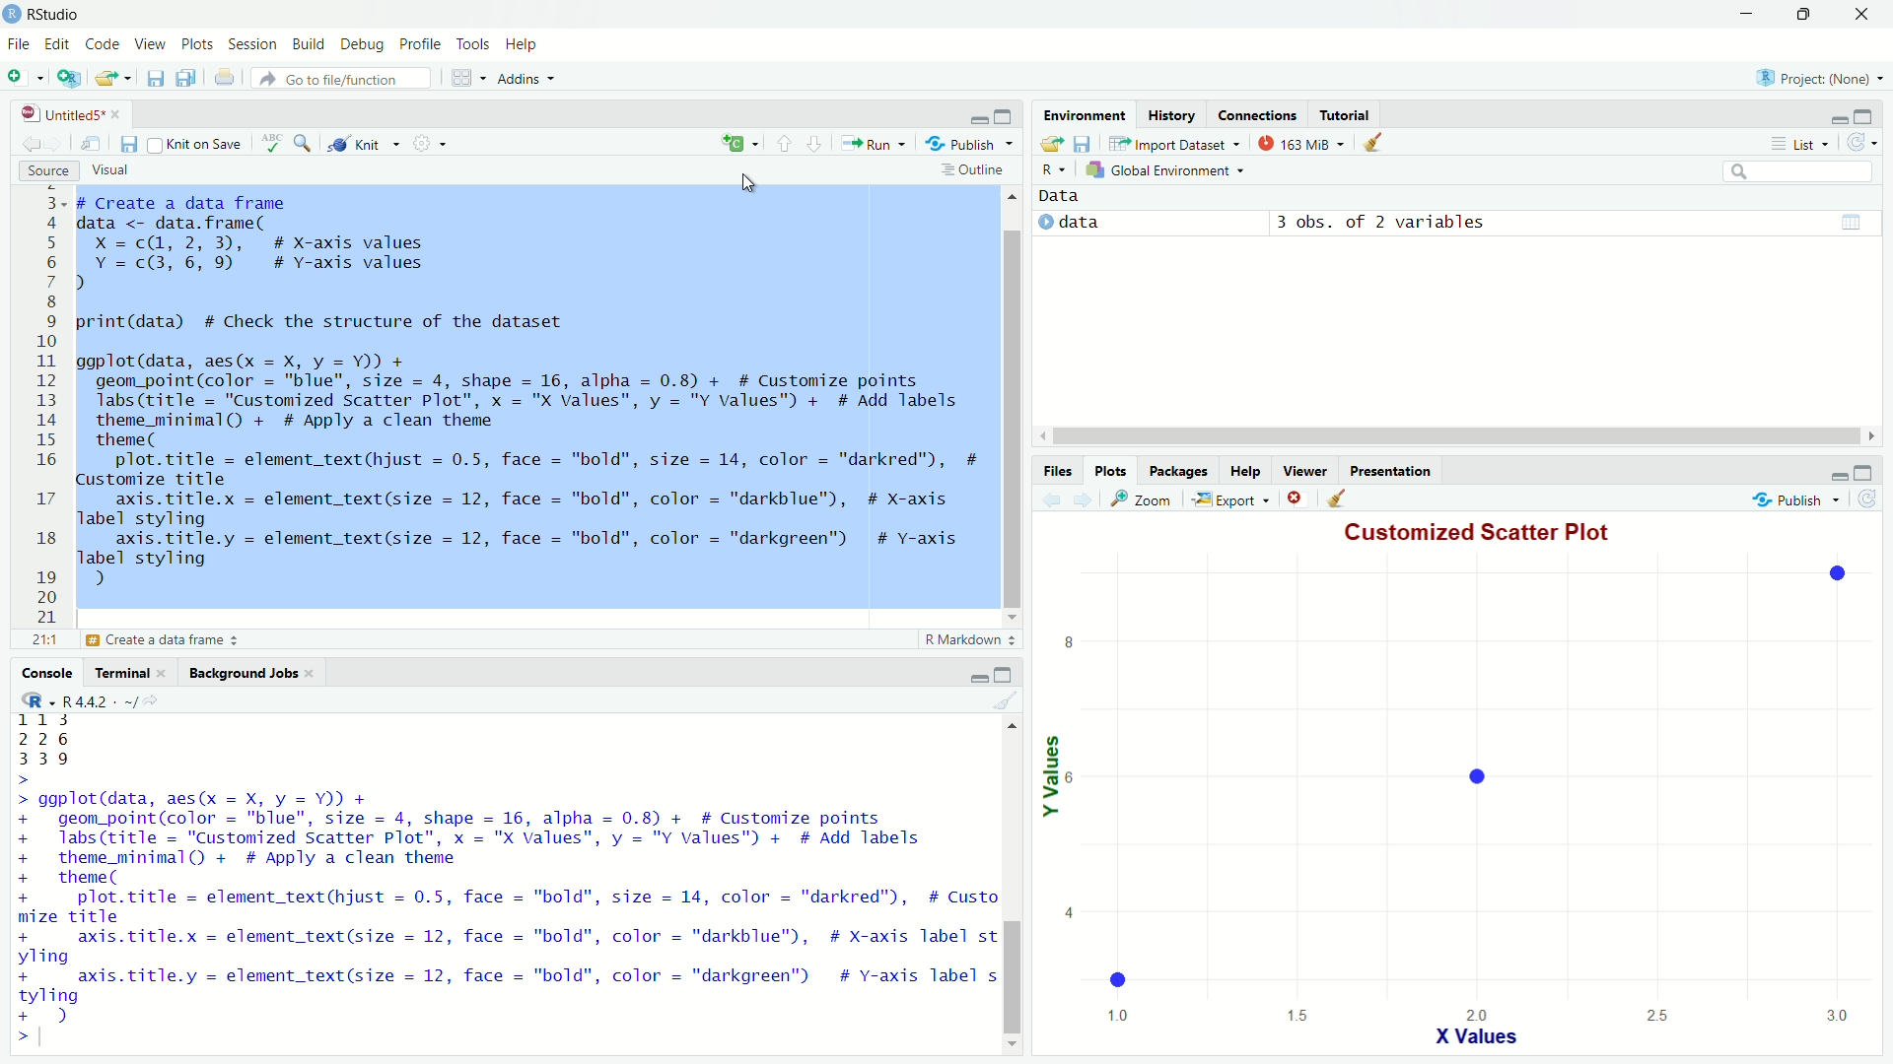  I want to click on Scatter Plot Point 2, so click(1842, 573).